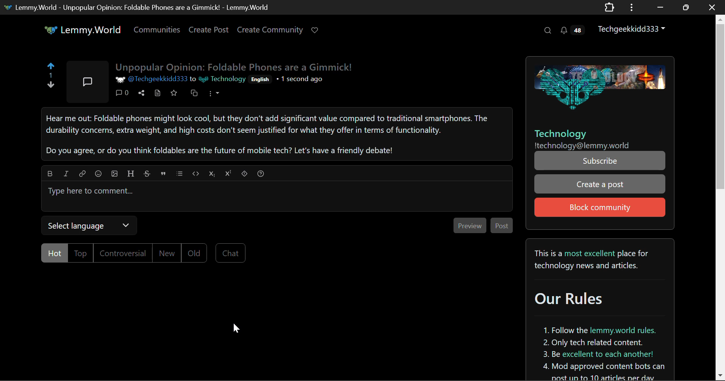 Image resolution: width=725 pixels, height=381 pixels. What do you see at coordinates (130, 172) in the screenshot?
I see `header` at bounding box center [130, 172].